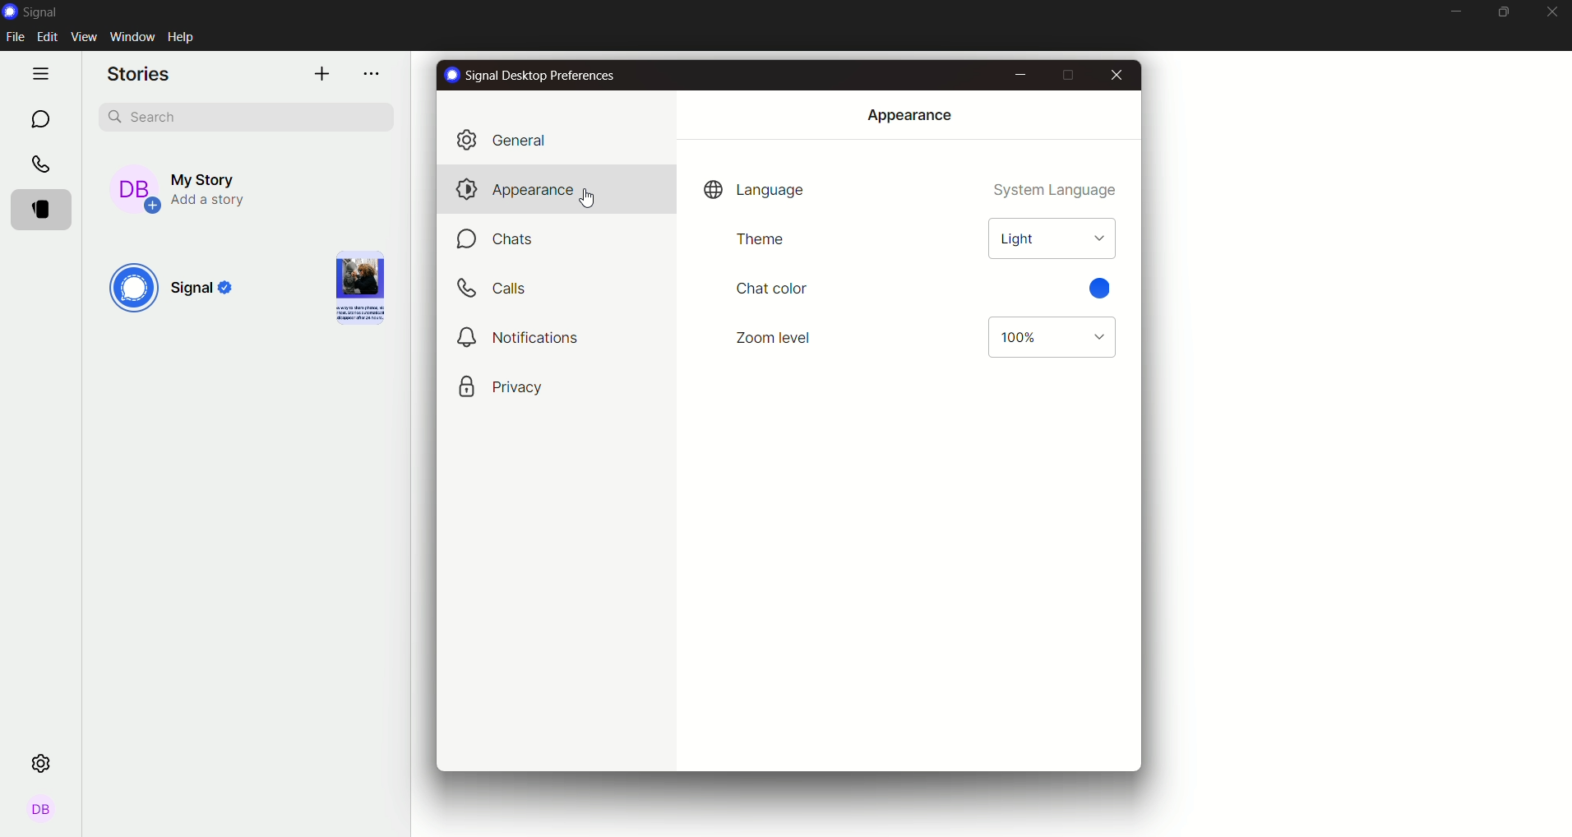 The image size is (1572, 837). What do you see at coordinates (141, 75) in the screenshot?
I see `stories` at bounding box center [141, 75].